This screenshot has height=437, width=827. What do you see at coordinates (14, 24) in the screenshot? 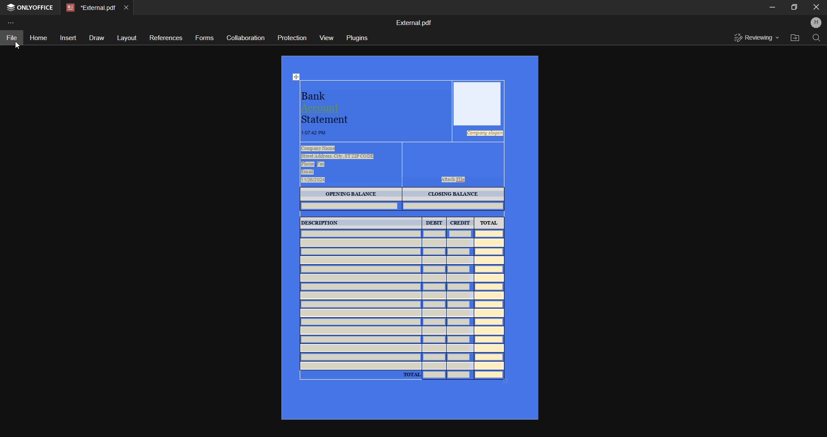
I see `Customize Toolbar` at bounding box center [14, 24].